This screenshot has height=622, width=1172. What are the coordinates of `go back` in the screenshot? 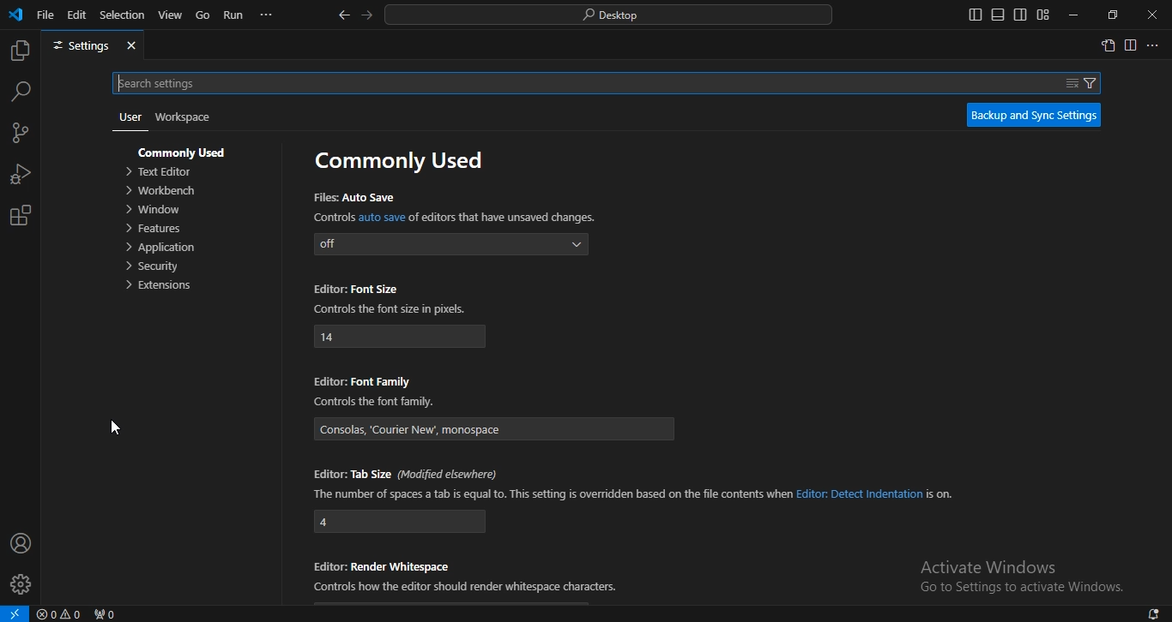 It's located at (345, 15).